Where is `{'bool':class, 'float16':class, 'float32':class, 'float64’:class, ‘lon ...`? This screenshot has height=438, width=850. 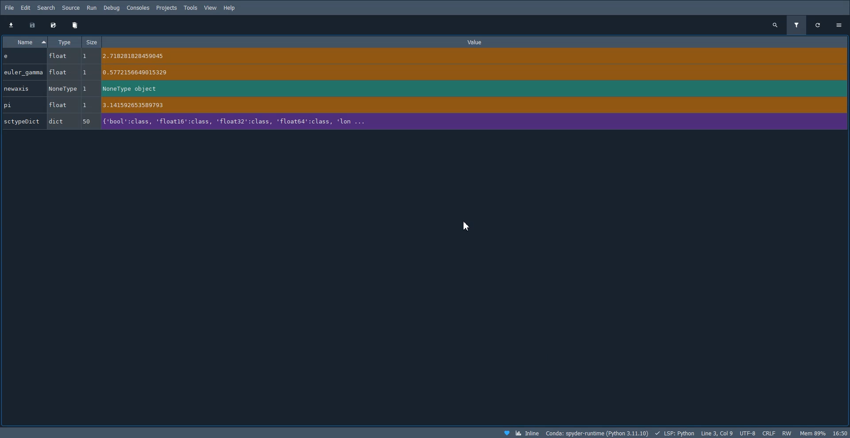 {'bool':class, 'float16':class, 'float32':class, 'float64’:class, ‘lon ... is located at coordinates (239, 123).